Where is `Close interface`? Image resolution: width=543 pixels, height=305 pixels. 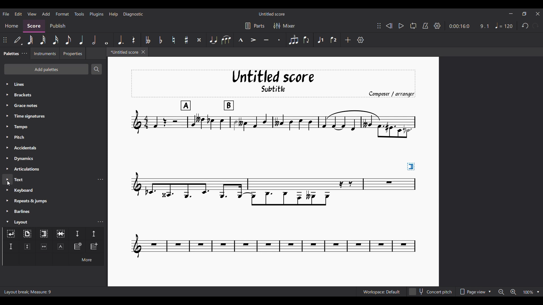 Close interface is located at coordinates (538, 14).